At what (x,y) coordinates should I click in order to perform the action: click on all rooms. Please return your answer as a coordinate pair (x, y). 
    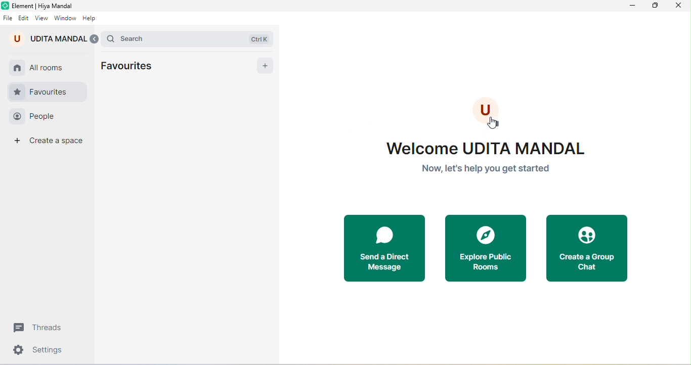
    Looking at the image, I should click on (42, 66).